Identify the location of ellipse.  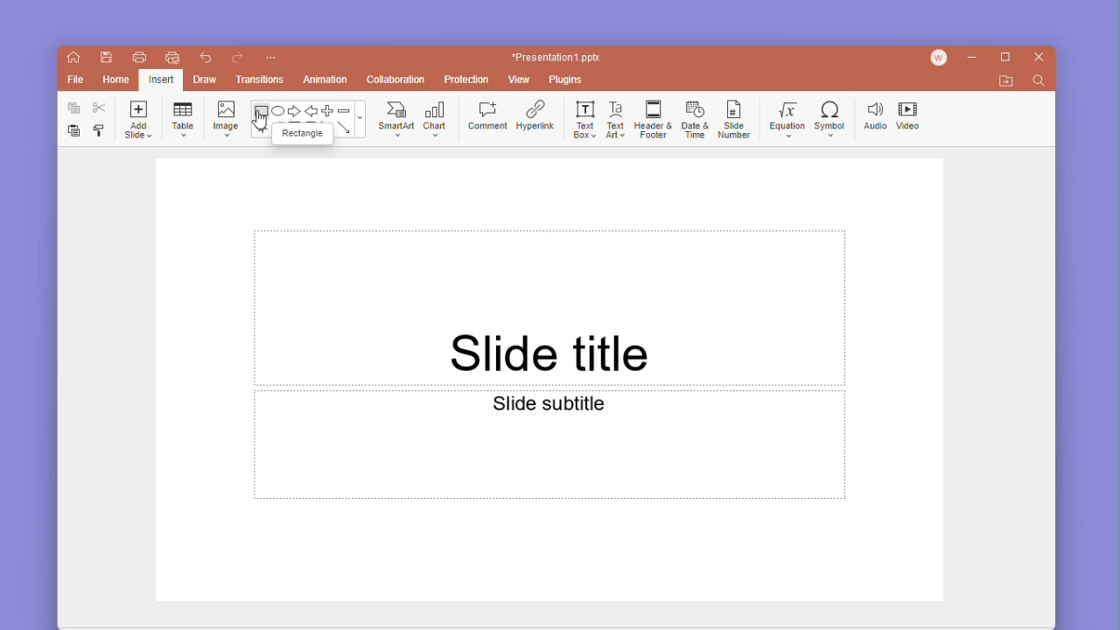
(278, 111).